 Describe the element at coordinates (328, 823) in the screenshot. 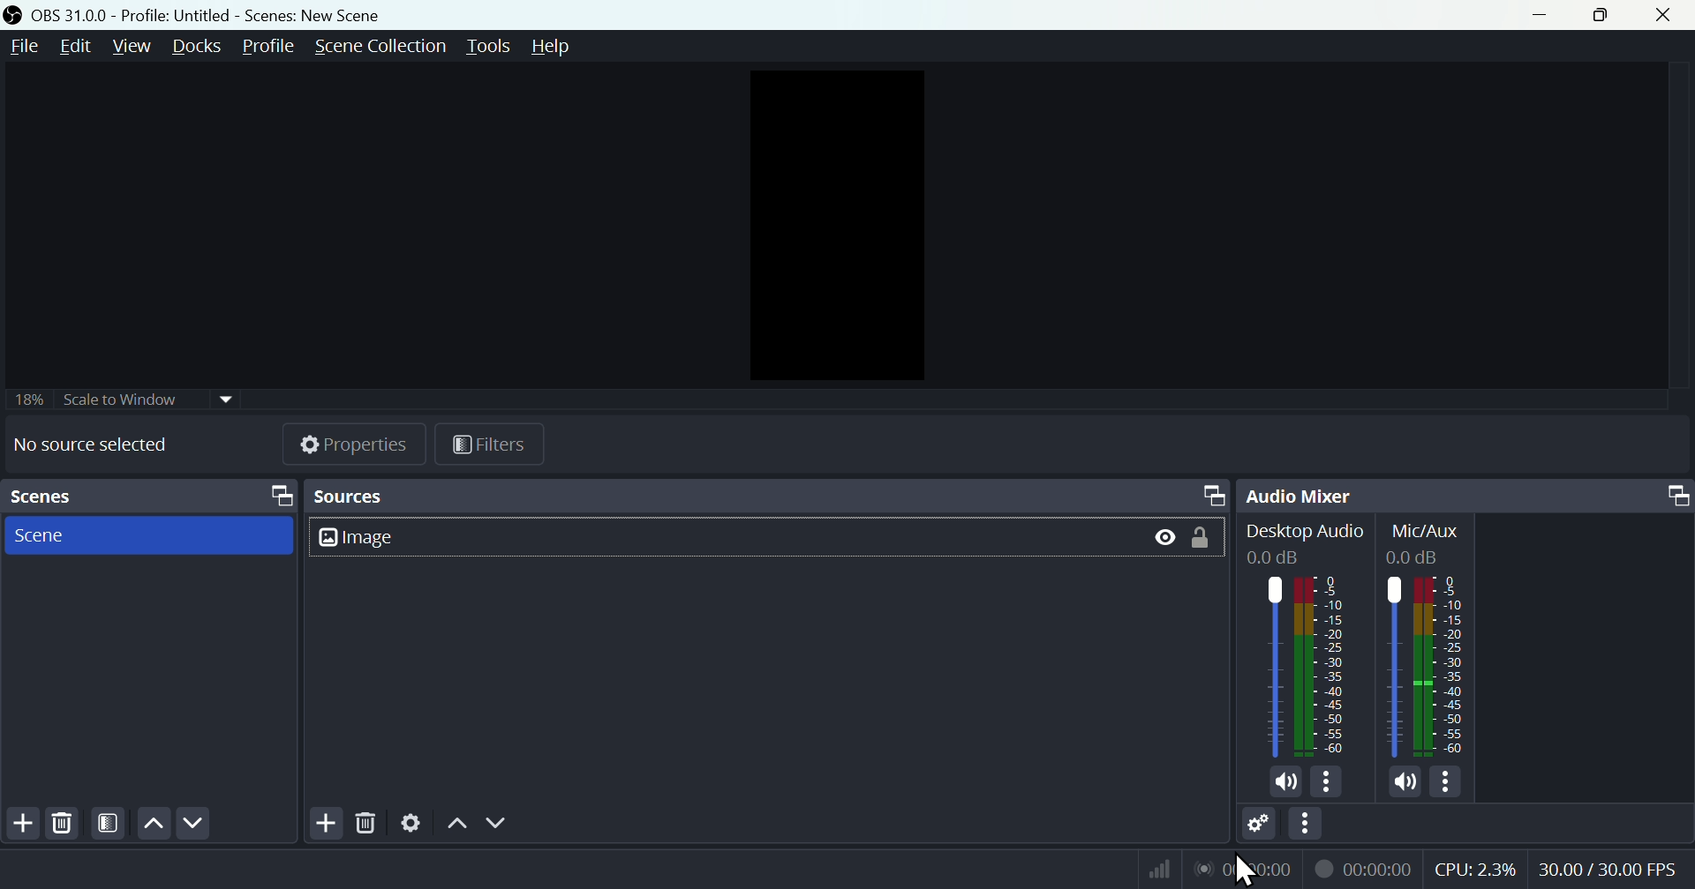

I see `Add` at that location.